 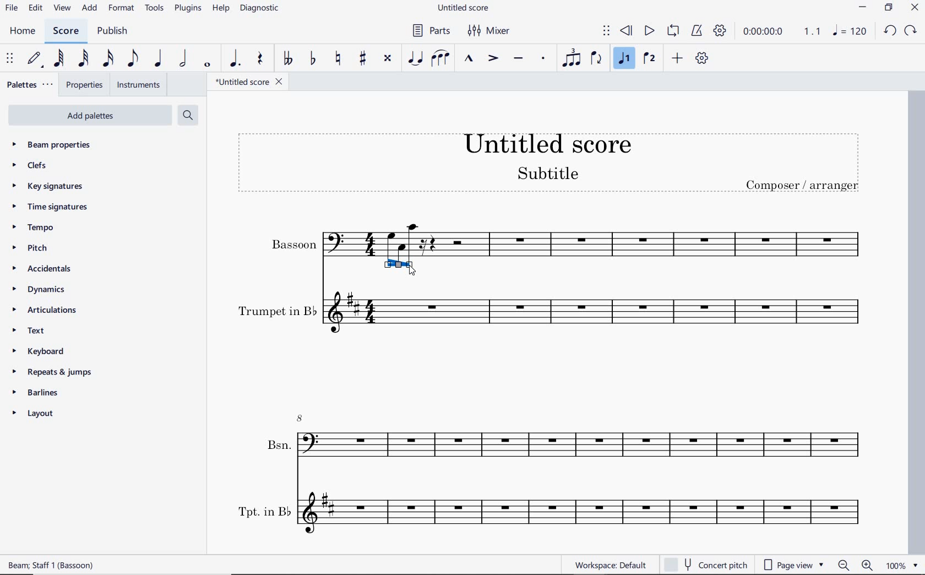 What do you see at coordinates (556, 320) in the screenshot?
I see `Trumpet in B` at bounding box center [556, 320].